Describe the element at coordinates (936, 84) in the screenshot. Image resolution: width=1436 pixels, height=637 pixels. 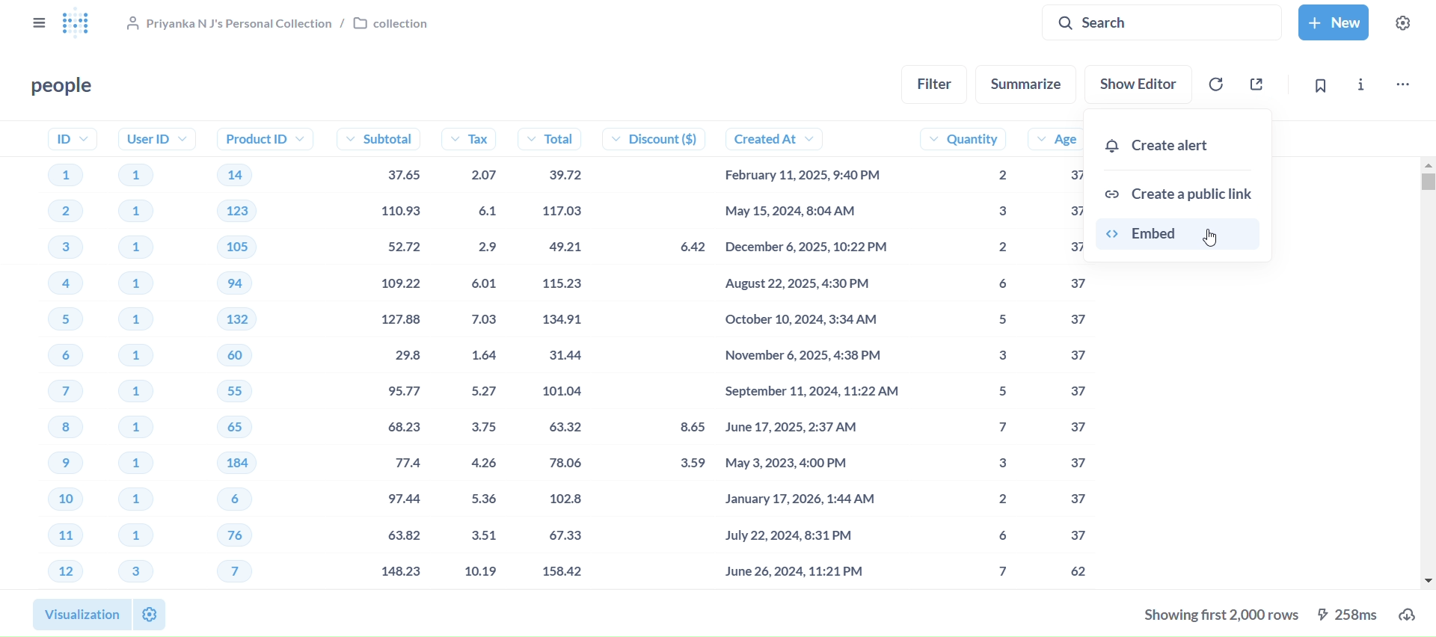
I see `filter` at that location.